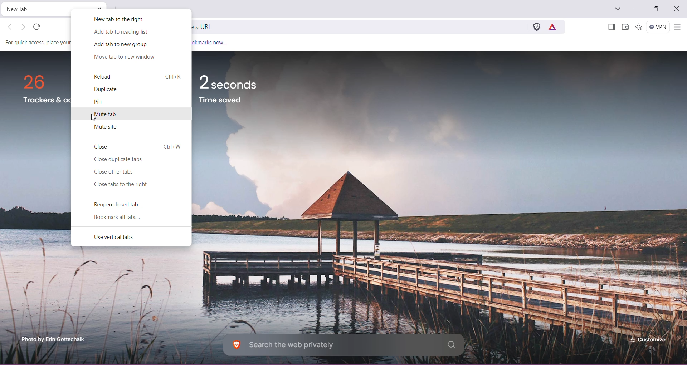 Image resolution: width=687 pixels, height=365 pixels. I want to click on Brave Firewall + VPN, so click(659, 27).